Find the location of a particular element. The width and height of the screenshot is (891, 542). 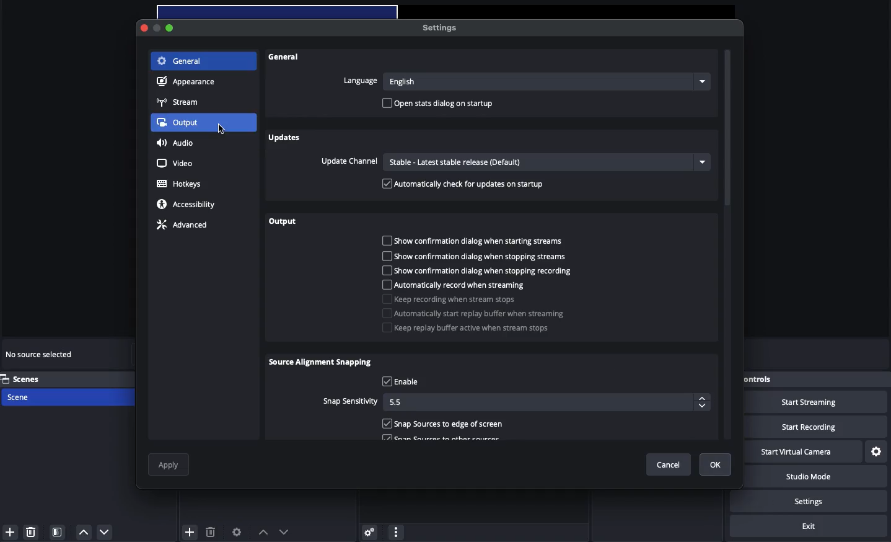

General is located at coordinates (285, 58).